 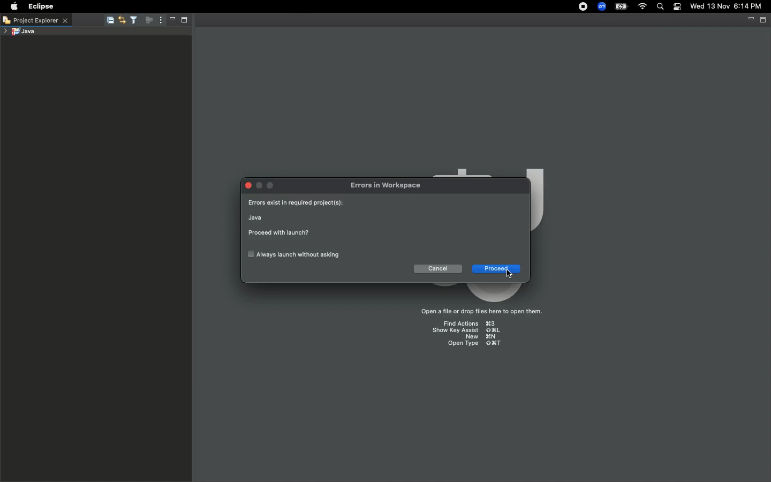 What do you see at coordinates (19, 32) in the screenshot?
I see `Java project` at bounding box center [19, 32].